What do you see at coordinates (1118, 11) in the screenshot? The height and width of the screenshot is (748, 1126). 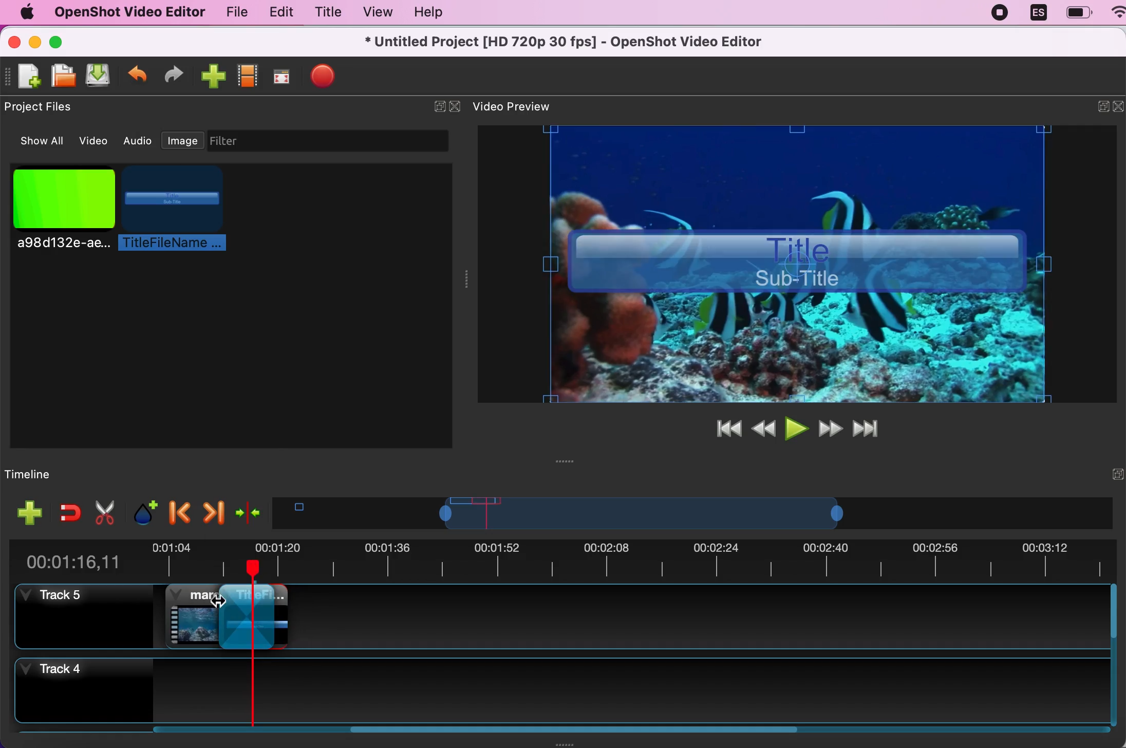 I see `WIFI` at bounding box center [1118, 11].